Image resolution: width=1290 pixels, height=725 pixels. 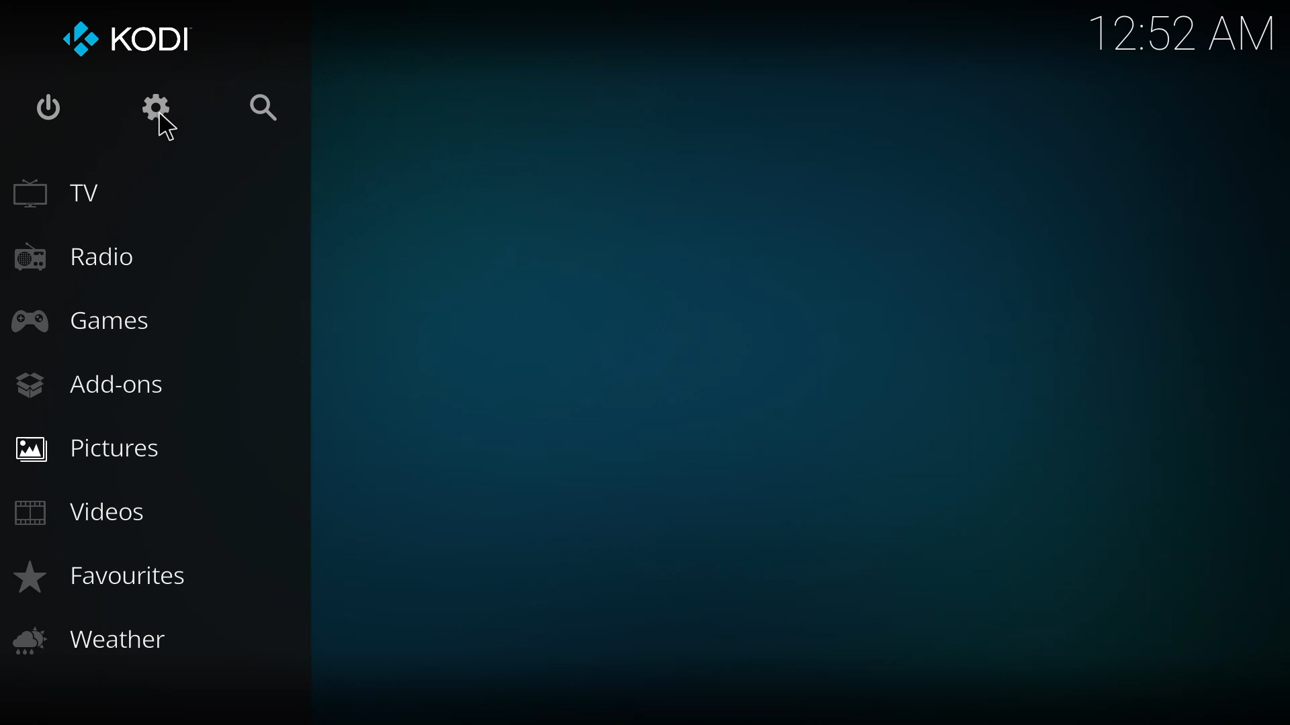 I want to click on cursor, so click(x=164, y=130).